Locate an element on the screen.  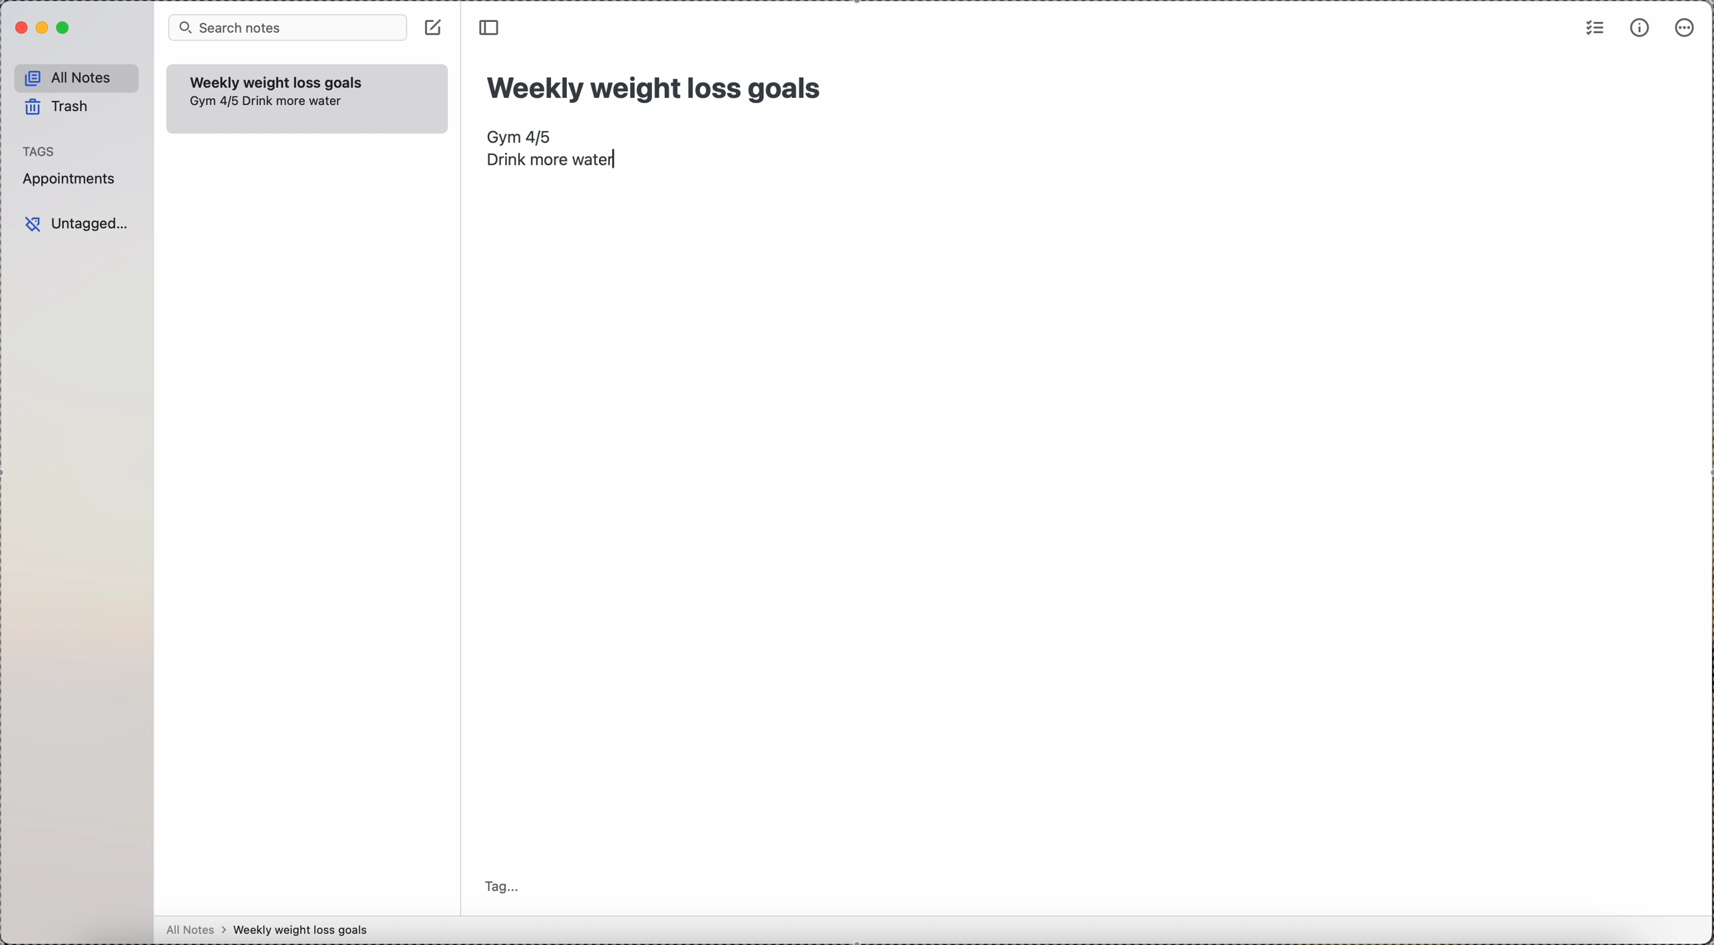
appointments is located at coordinates (73, 180).